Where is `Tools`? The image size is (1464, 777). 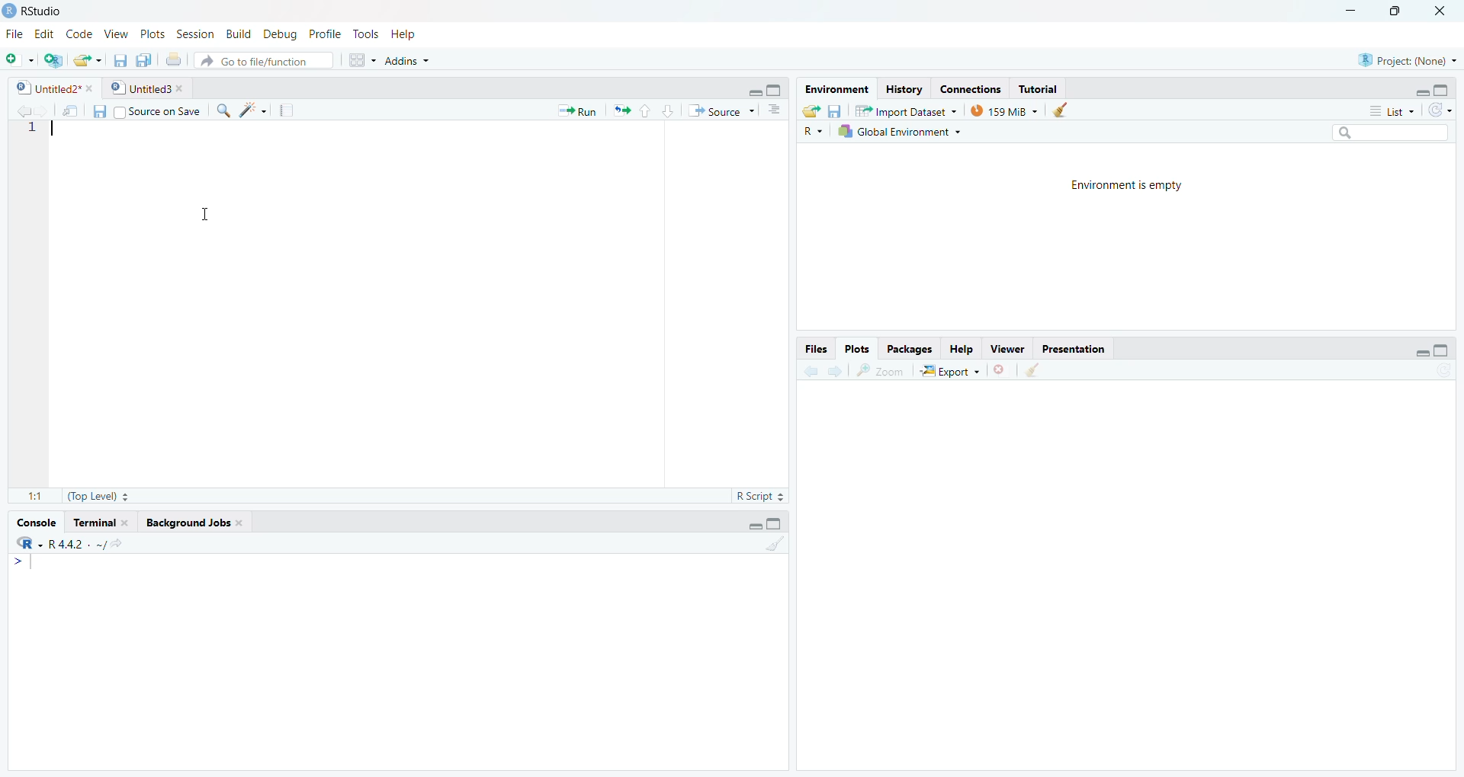 Tools is located at coordinates (364, 32).